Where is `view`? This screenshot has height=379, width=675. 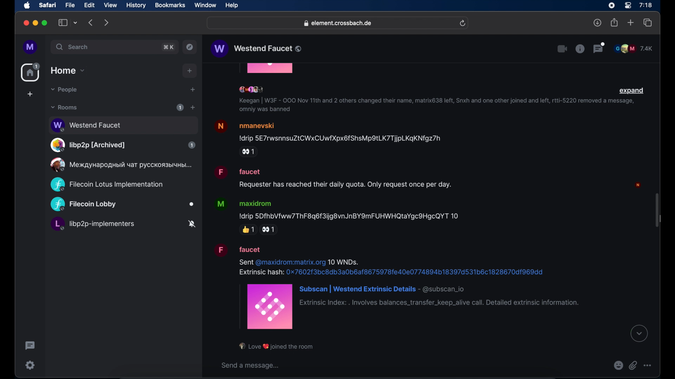
view is located at coordinates (110, 5).